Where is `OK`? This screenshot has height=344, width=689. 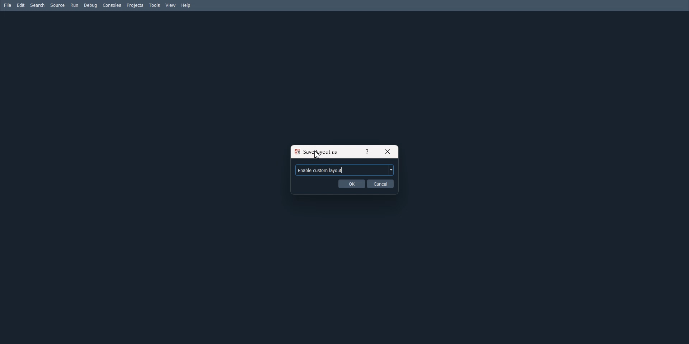 OK is located at coordinates (351, 183).